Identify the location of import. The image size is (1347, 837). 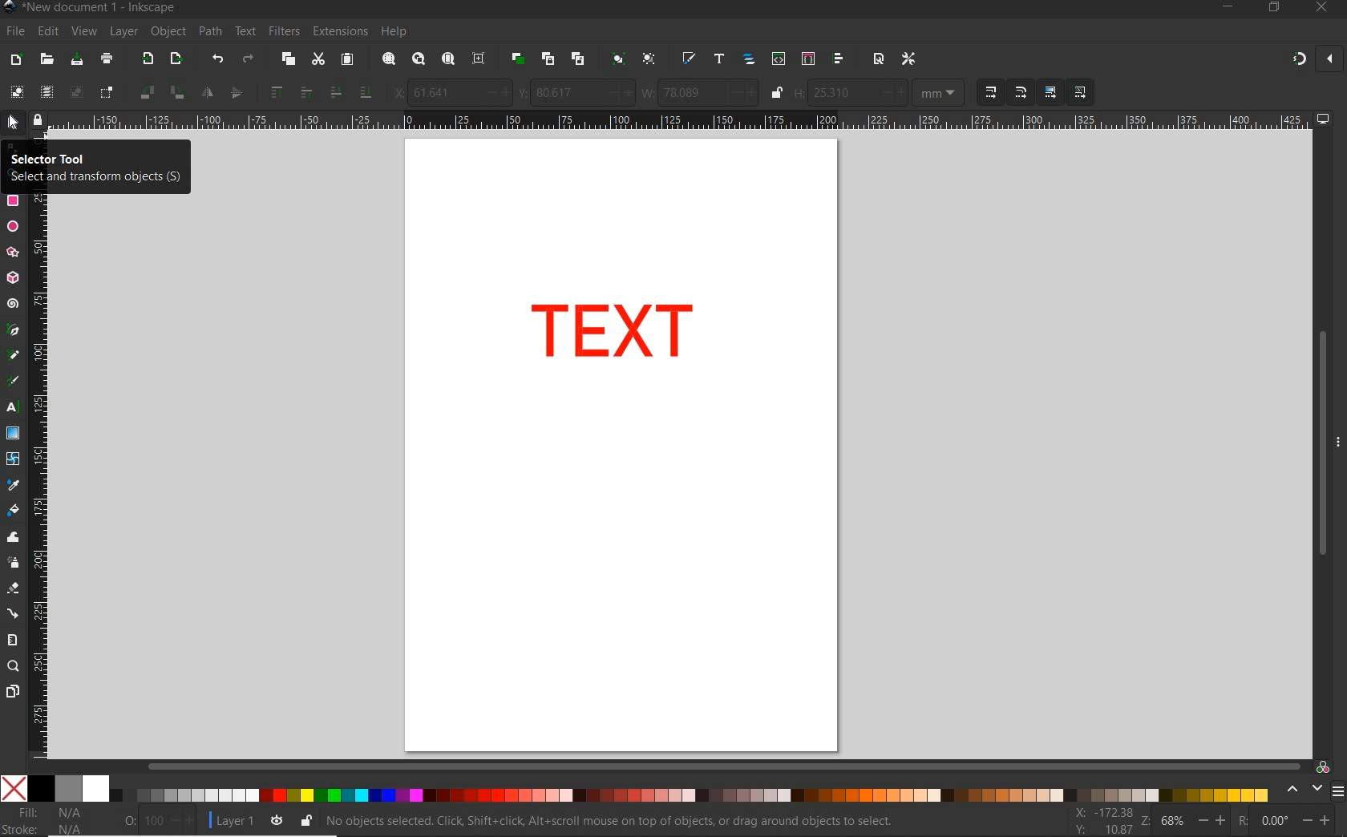
(147, 60).